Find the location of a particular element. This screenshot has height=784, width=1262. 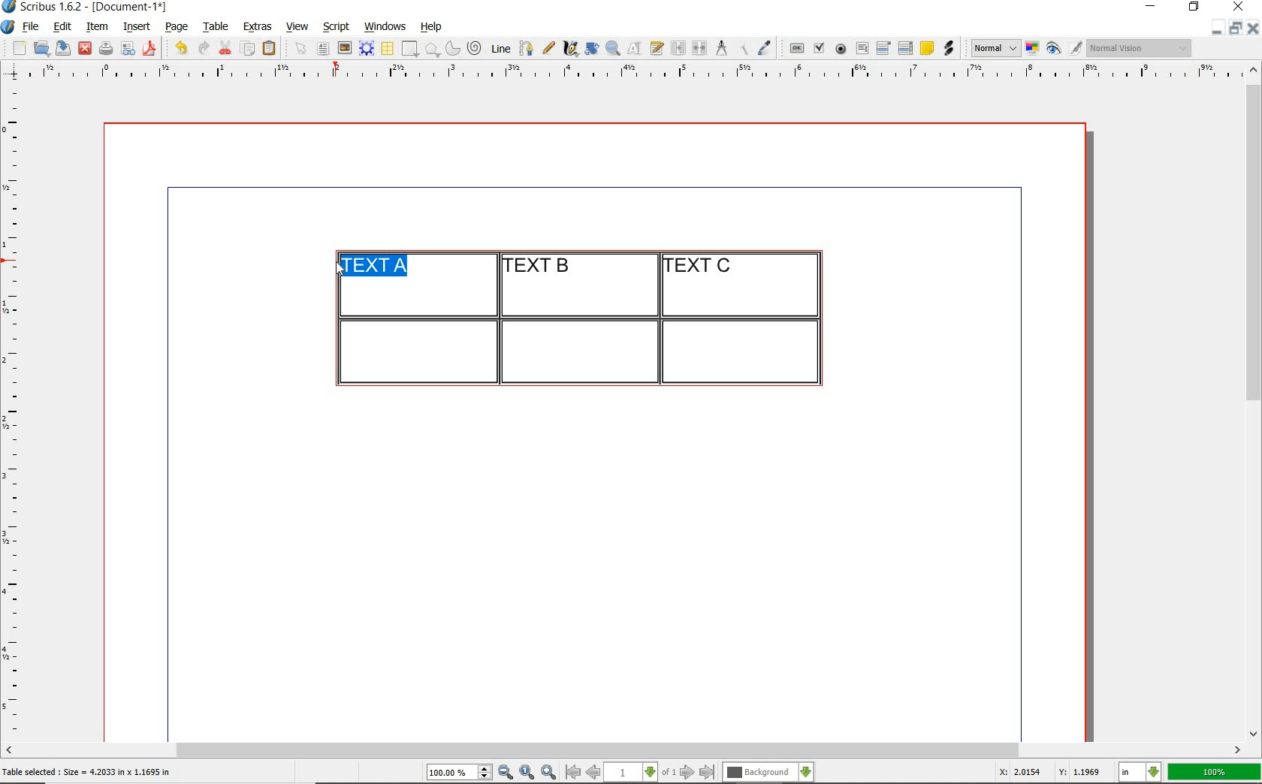

copy is located at coordinates (249, 50).